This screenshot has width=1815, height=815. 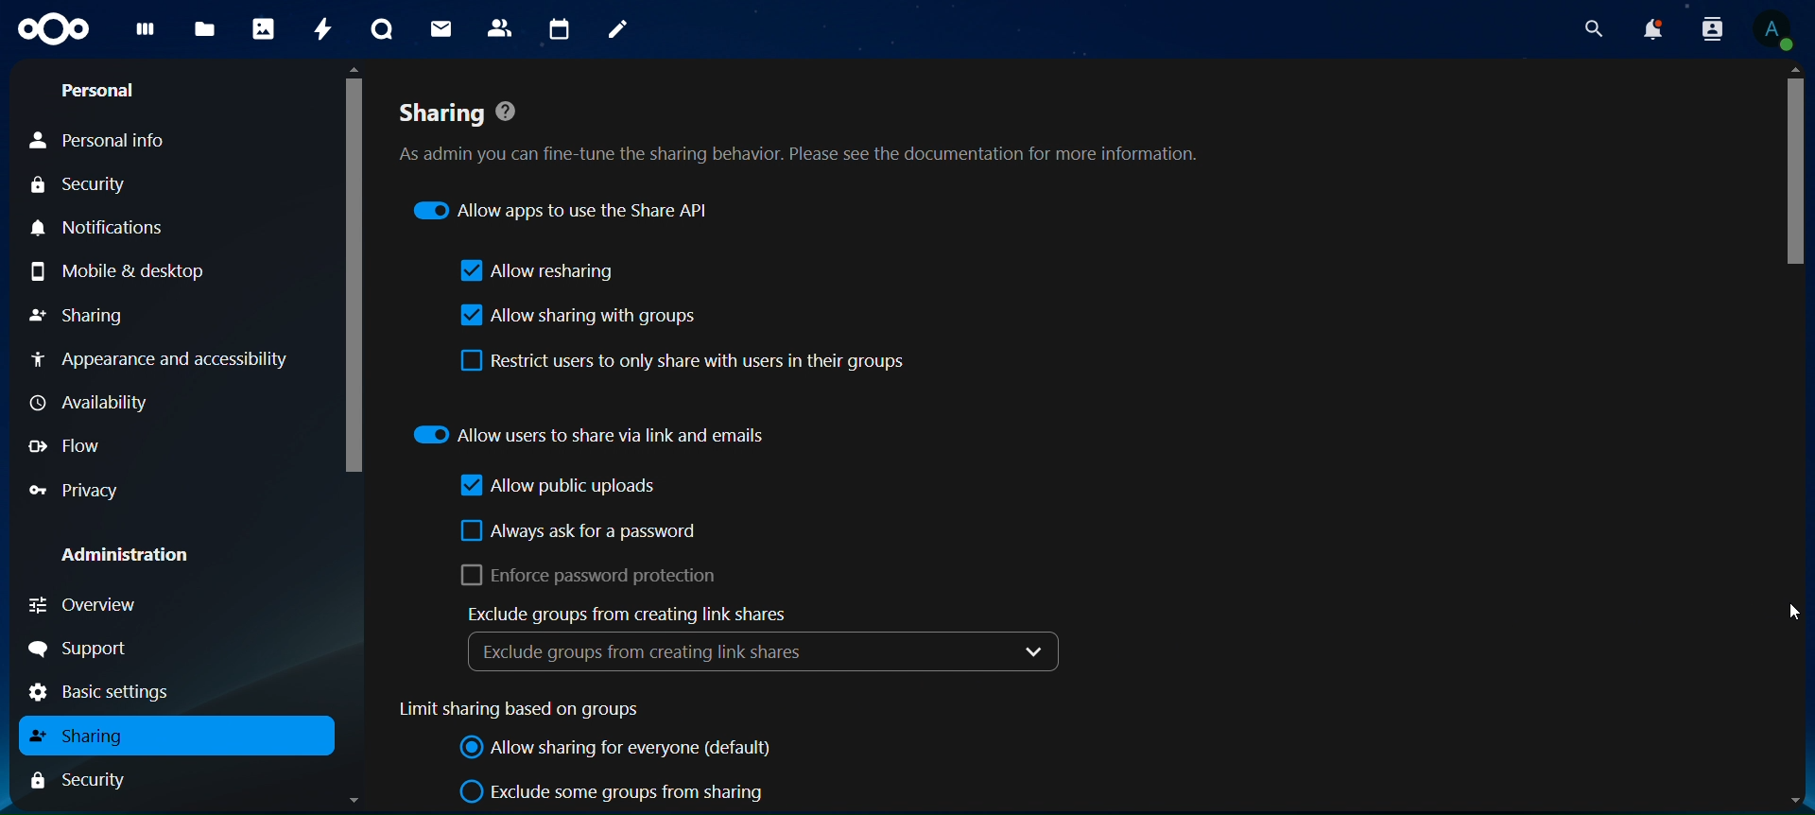 What do you see at coordinates (619, 32) in the screenshot?
I see `notes` at bounding box center [619, 32].